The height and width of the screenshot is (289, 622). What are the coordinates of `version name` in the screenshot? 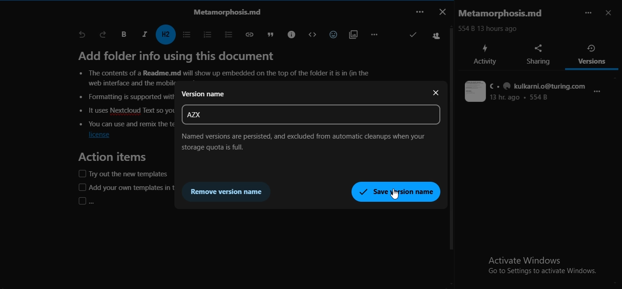 It's located at (204, 95).